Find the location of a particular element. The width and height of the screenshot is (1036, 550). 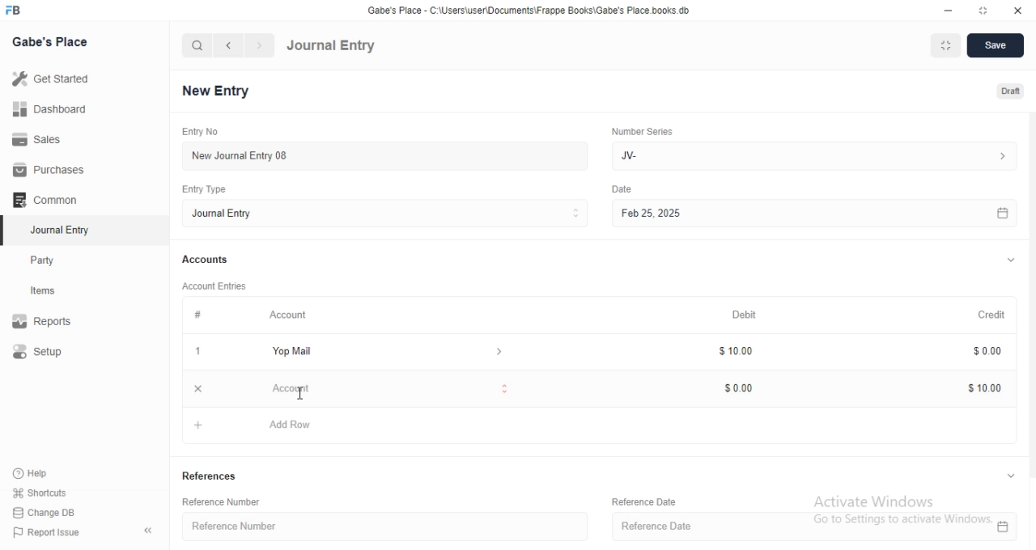

$0.00 is located at coordinates (745, 387).